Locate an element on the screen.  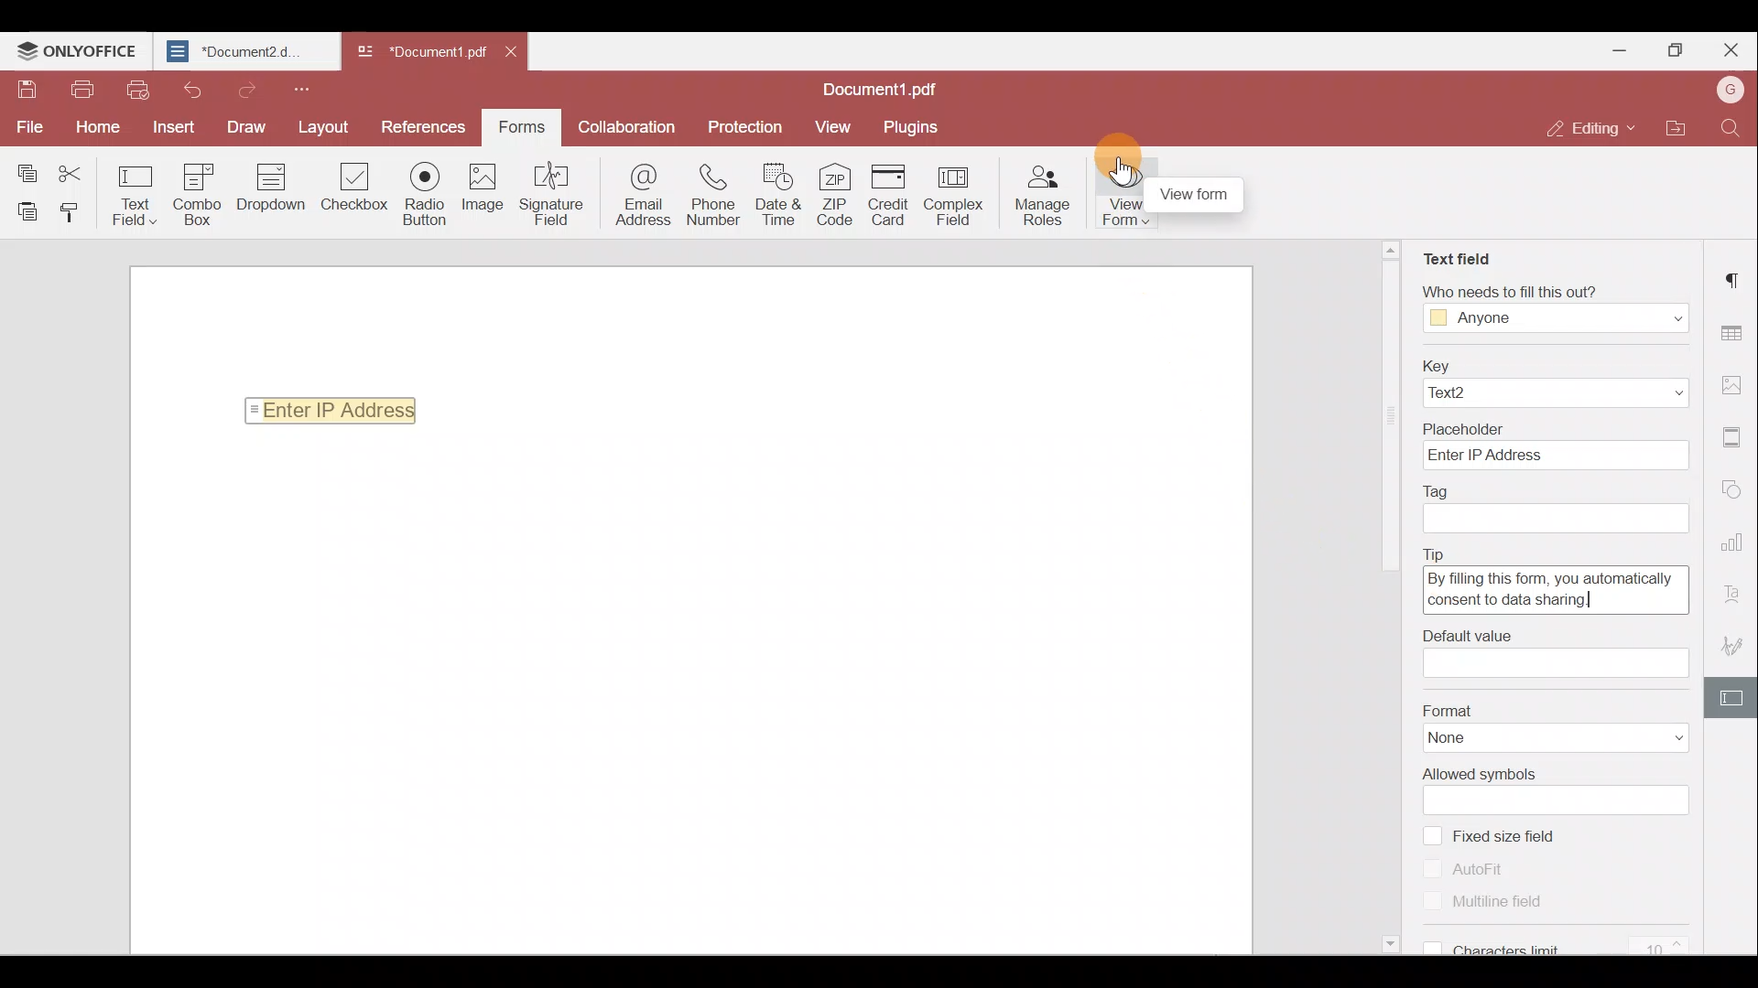
Default value field is located at coordinates (1557, 664).